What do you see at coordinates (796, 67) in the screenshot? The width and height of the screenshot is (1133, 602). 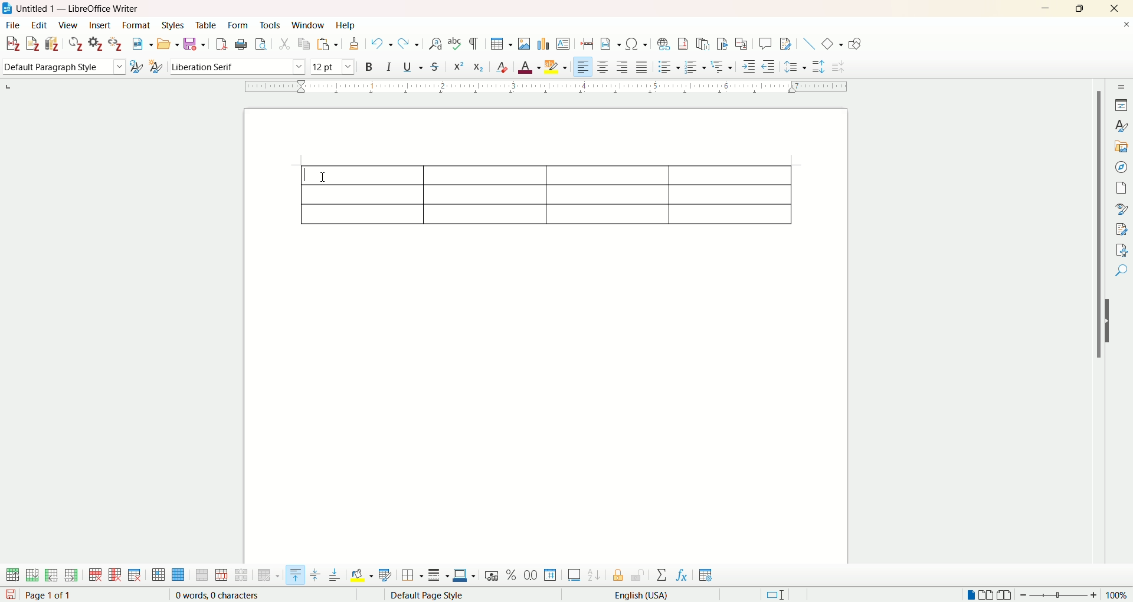 I see `set line spacing` at bounding box center [796, 67].